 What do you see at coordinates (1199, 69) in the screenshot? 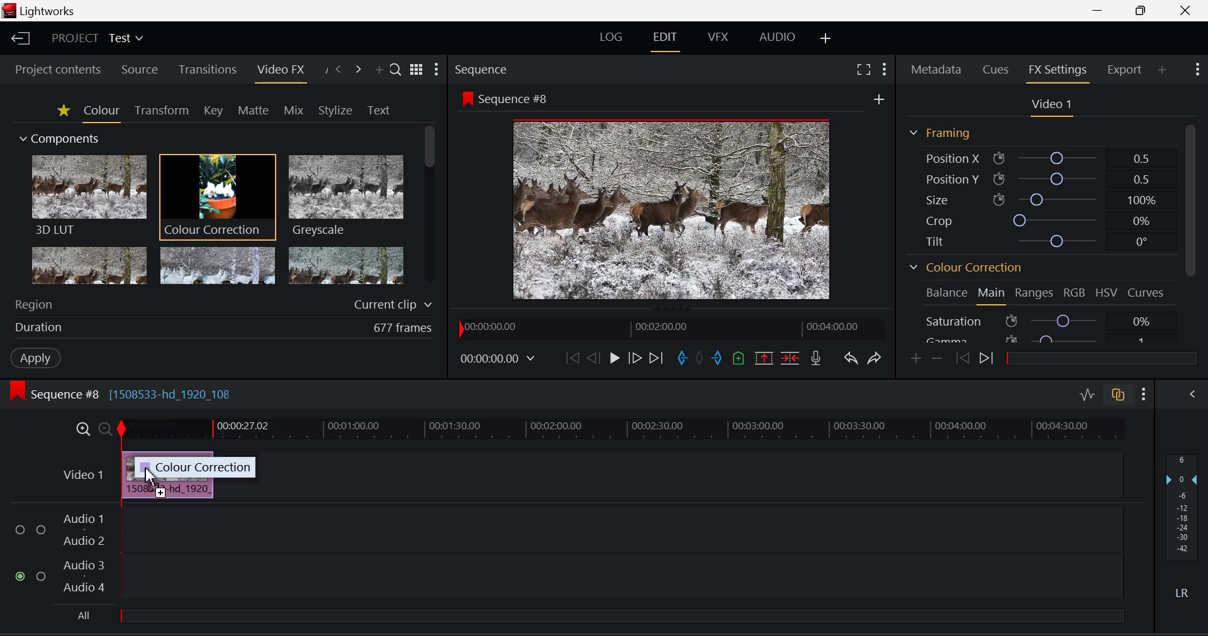
I see `Show Settings` at bounding box center [1199, 69].